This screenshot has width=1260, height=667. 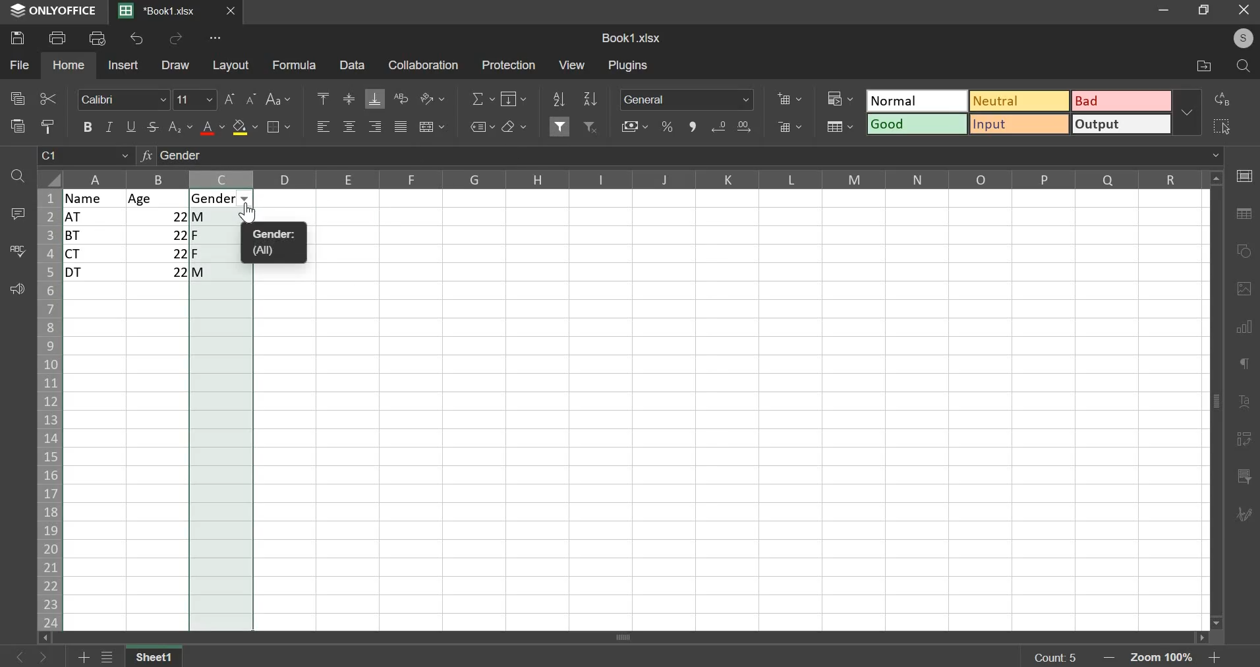 I want to click on accounting style, so click(x=636, y=127).